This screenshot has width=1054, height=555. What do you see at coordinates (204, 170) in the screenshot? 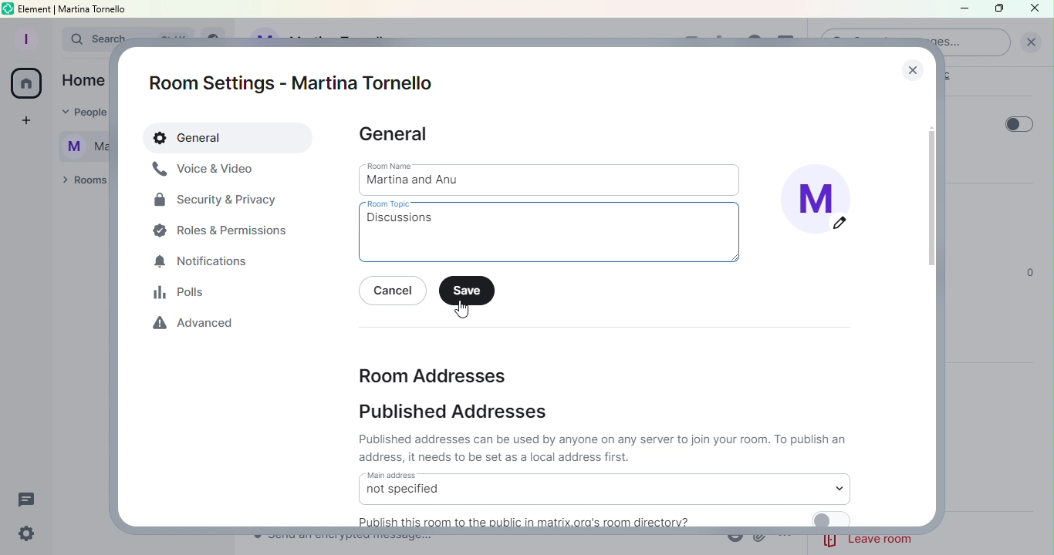
I see `Voice and video` at bounding box center [204, 170].